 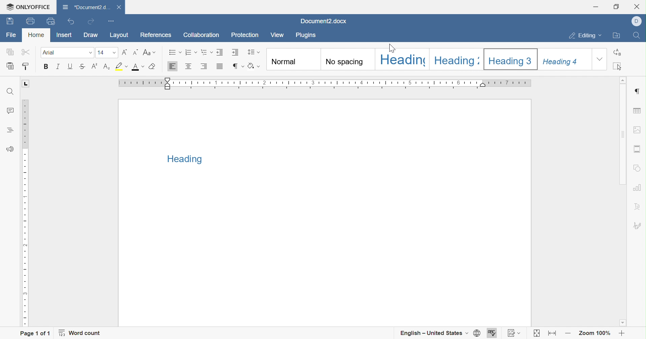 I want to click on Close, so click(x=638, y=6).